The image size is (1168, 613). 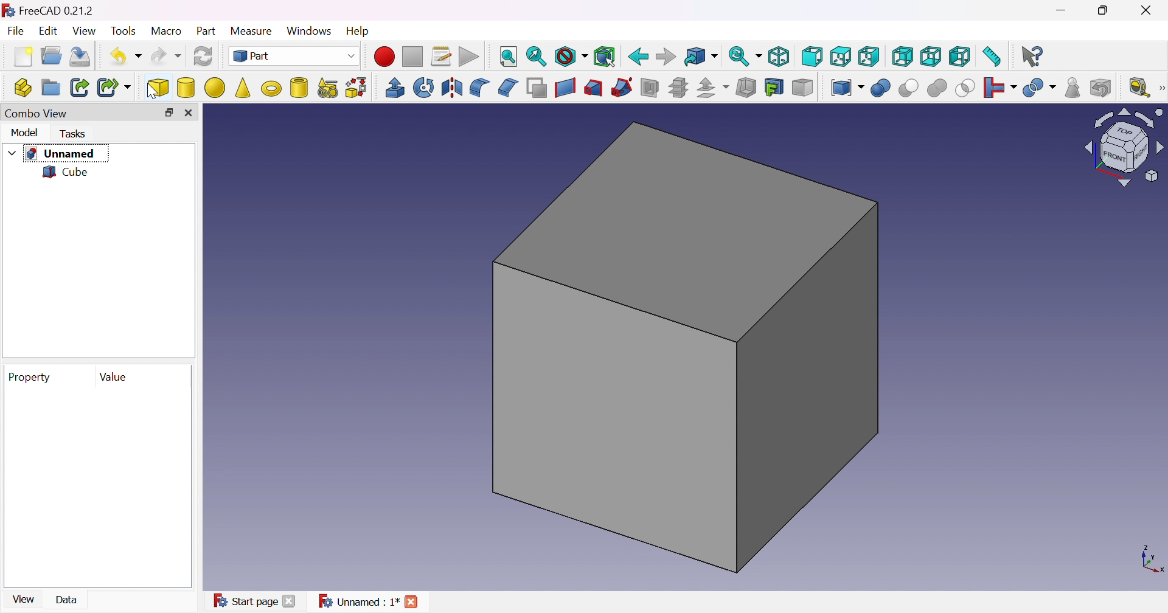 I want to click on Intersection, so click(x=965, y=88).